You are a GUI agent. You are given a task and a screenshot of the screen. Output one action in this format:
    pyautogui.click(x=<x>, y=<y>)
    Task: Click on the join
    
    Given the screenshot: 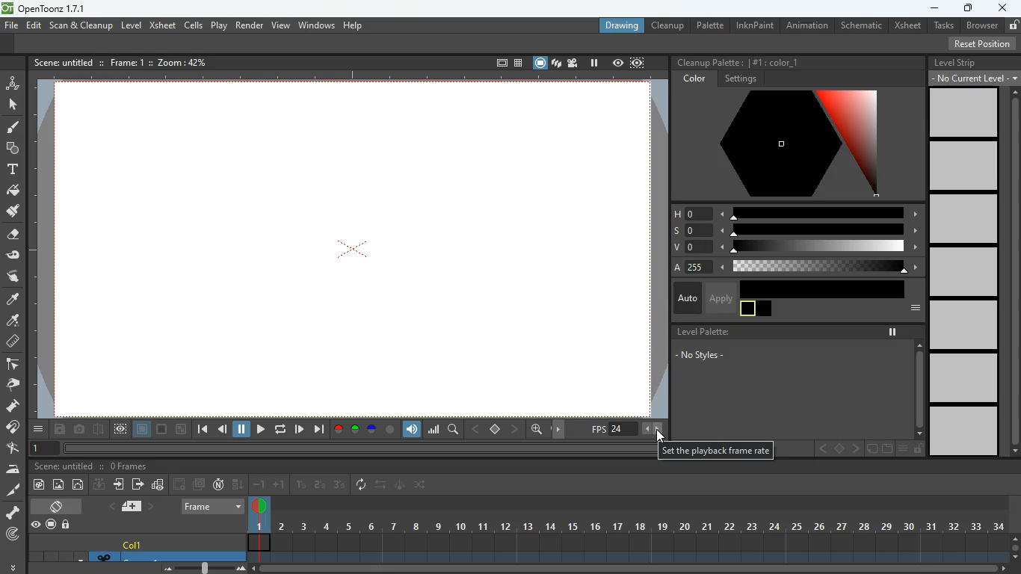 What is the action you would take?
    pyautogui.click(x=12, y=428)
    